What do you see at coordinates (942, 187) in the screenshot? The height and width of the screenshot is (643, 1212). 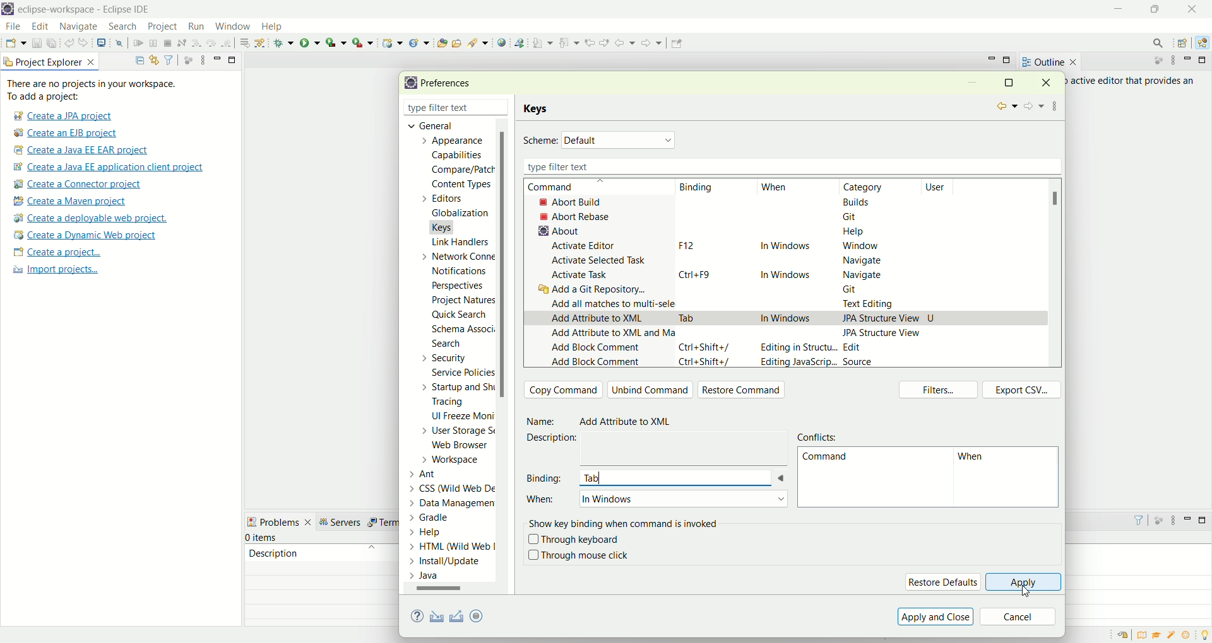 I see `user` at bounding box center [942, 187].